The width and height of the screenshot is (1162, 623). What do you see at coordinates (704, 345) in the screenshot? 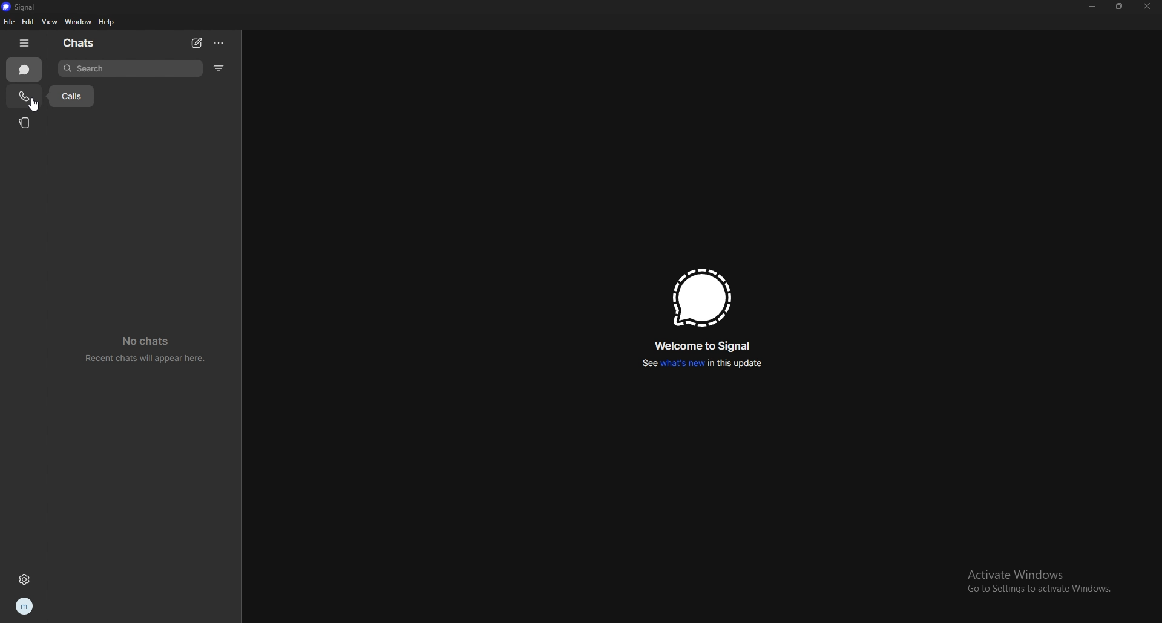
I see `welcome to signal` at bounding box center [704, 345].